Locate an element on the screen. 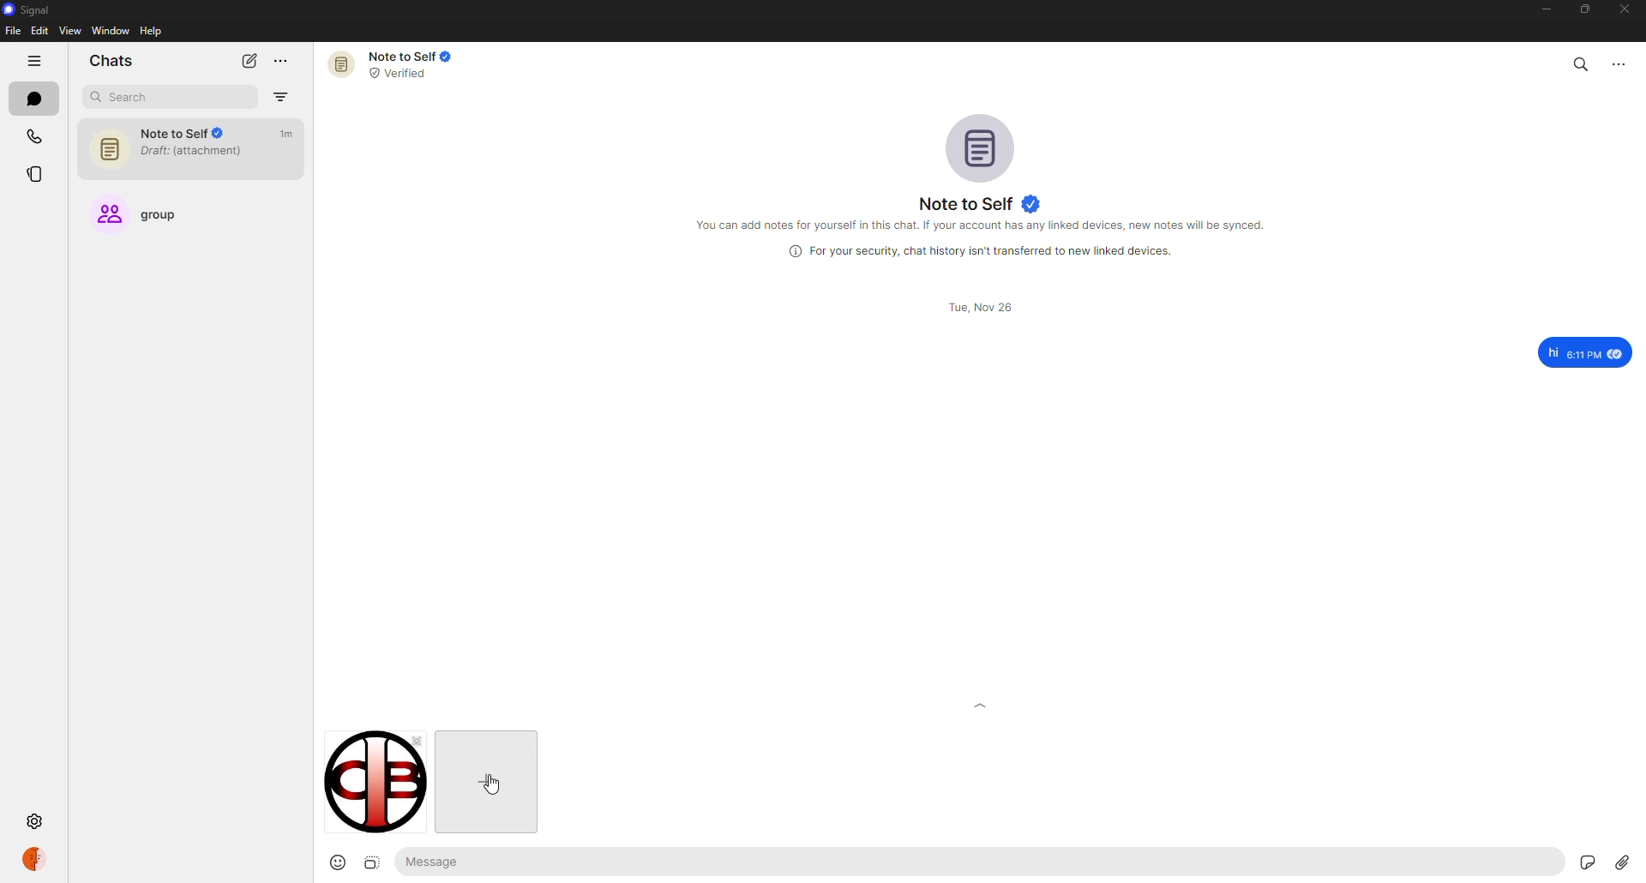 Image resolution: width=1646 pixels, height=883 pixels. search is located at coordinates (147, 94).